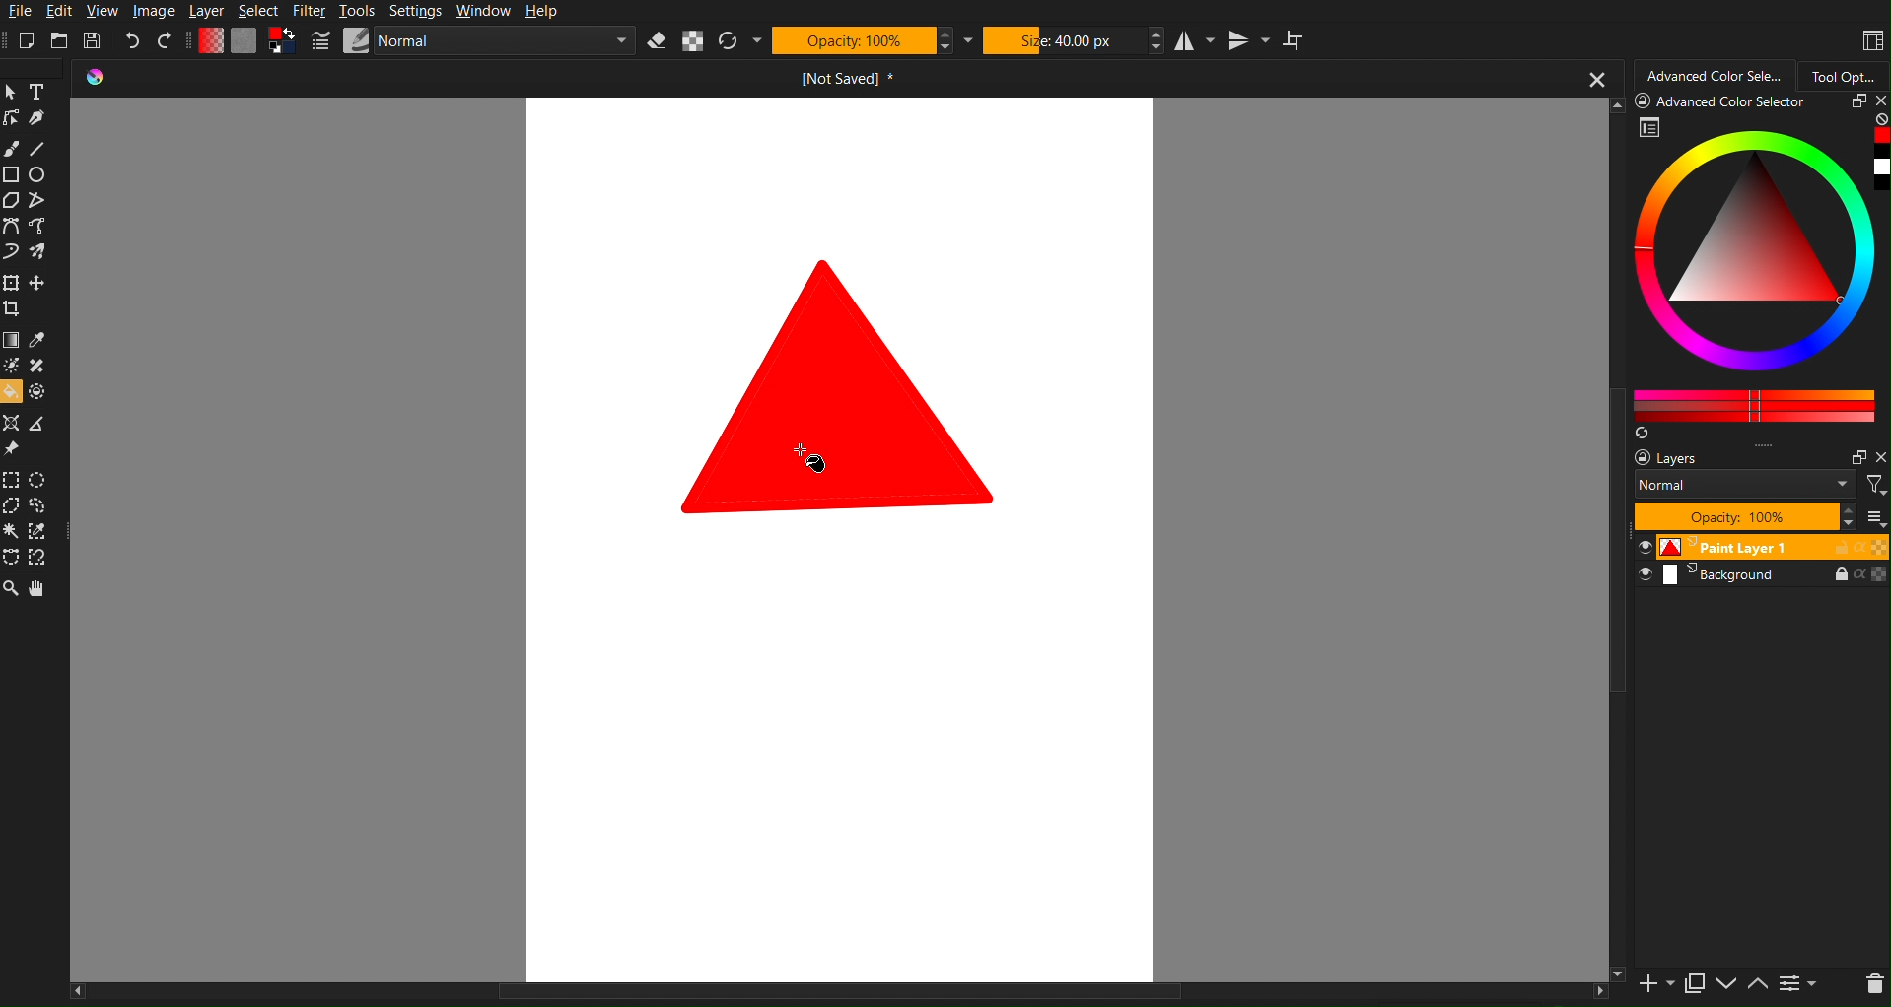 The width and height of the screenshot is (1891, 1007). What do you see at coordinates (838, 995) in the screenshot?
I see `scroll bar` at bounding box center [838, 995].